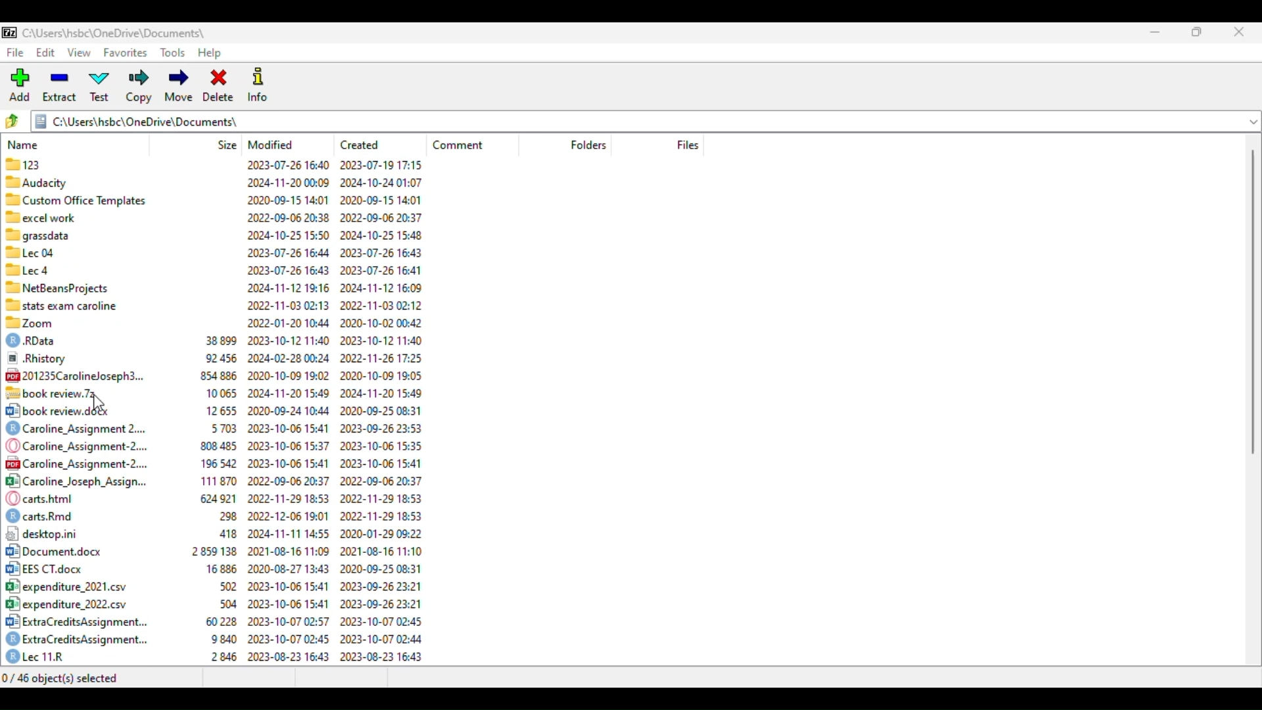 Image resolution: width=1262 pixels, height=710 pixels. Describe the element at coordinates (271, 144) in the screenshot. I see `modified` at that location.